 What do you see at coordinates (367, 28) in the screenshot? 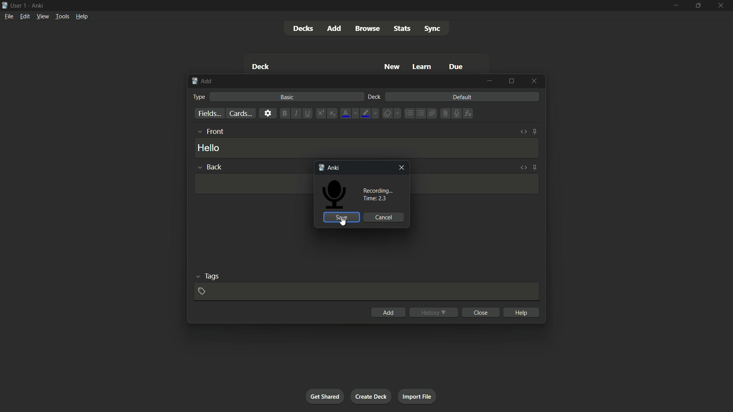
I see `browse` at bounding box center [367, 28].